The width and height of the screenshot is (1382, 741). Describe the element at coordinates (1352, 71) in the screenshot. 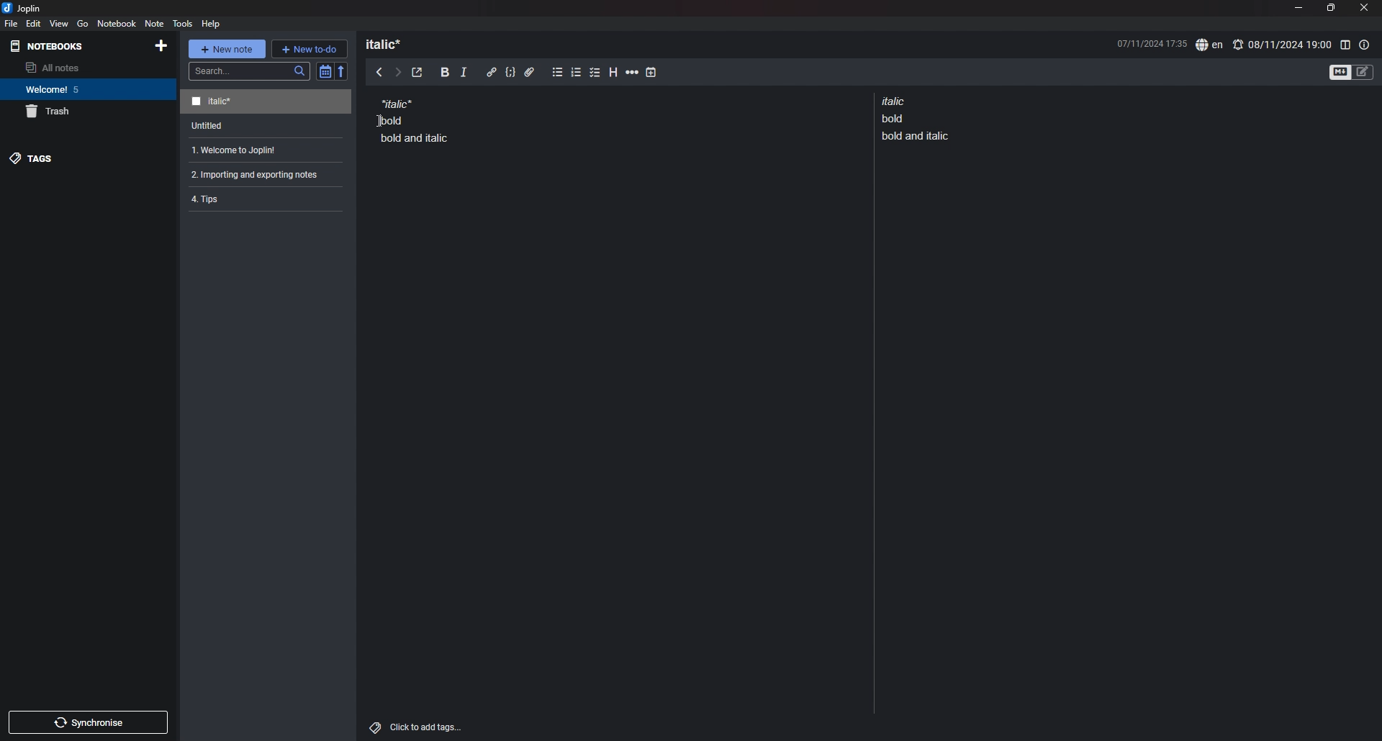

I see `toggle editors` at that location.